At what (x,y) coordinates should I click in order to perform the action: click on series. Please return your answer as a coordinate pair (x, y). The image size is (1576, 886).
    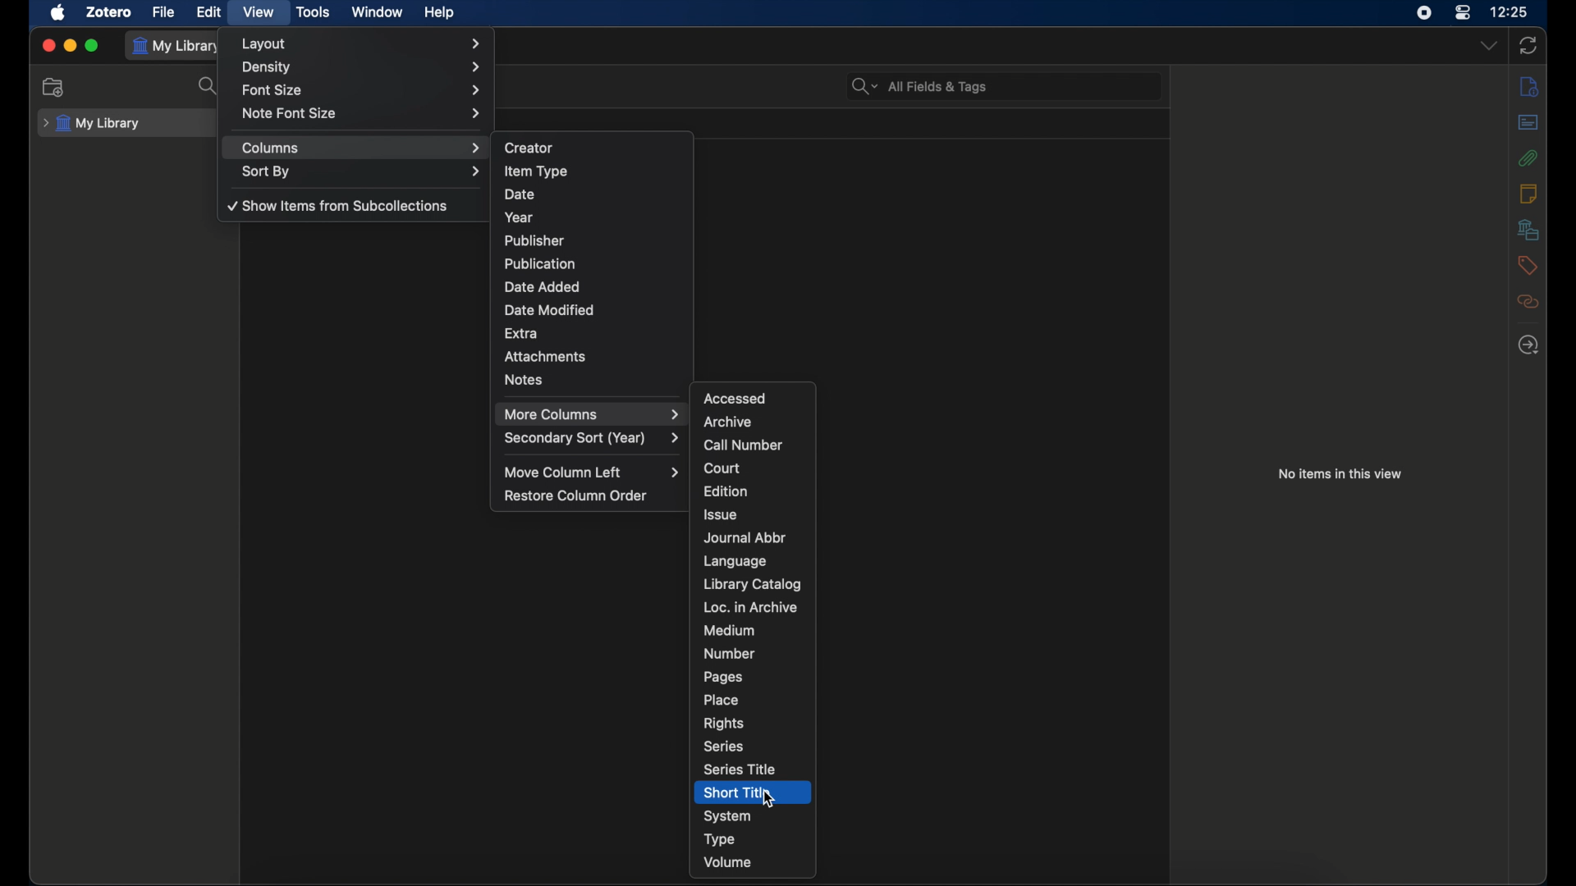
    Looking at the image, I should click on (723, 747).